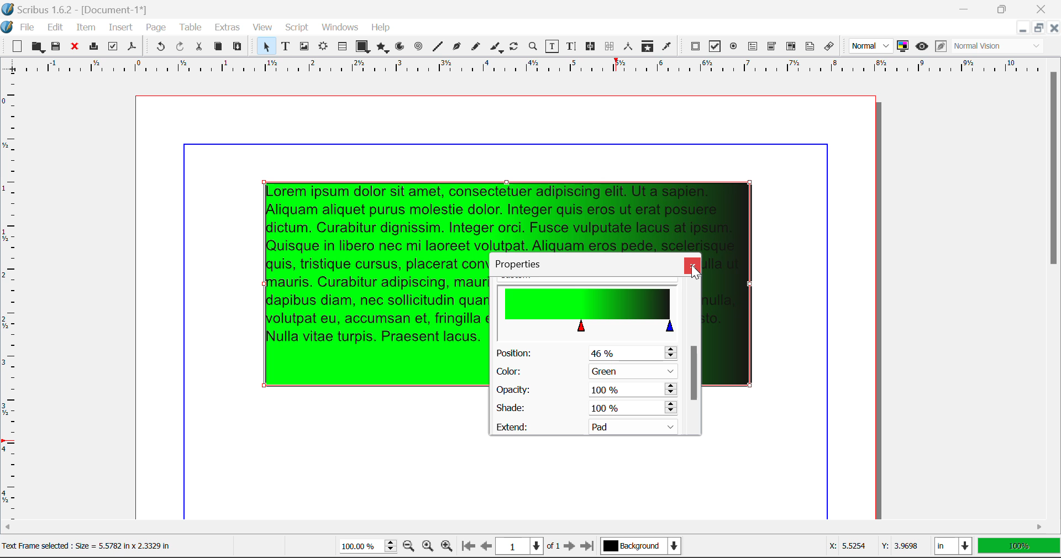  What do you see at coordinates (871, 546) in the screenshot?
I see `Cursor Coordinates` at bounding box center [871, 546].